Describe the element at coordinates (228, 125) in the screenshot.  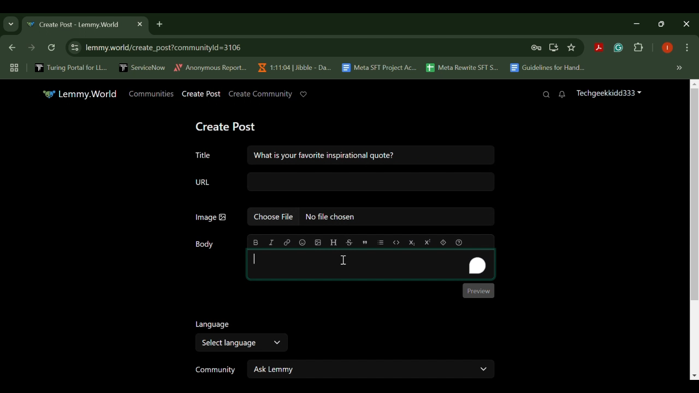
I see `Create Post` at that location.